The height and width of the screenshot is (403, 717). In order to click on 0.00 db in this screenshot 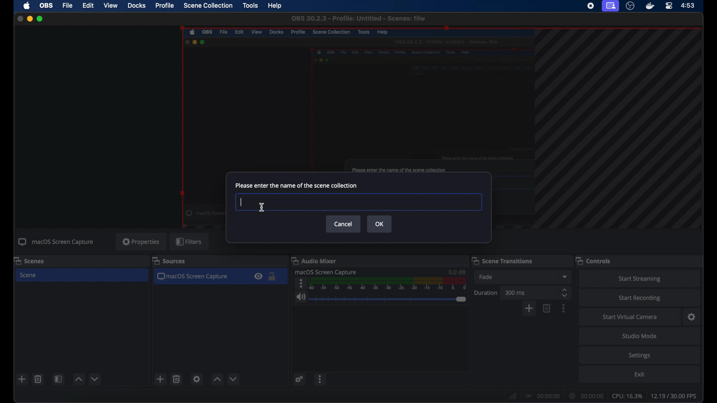, I will do `click(456, 271)`.